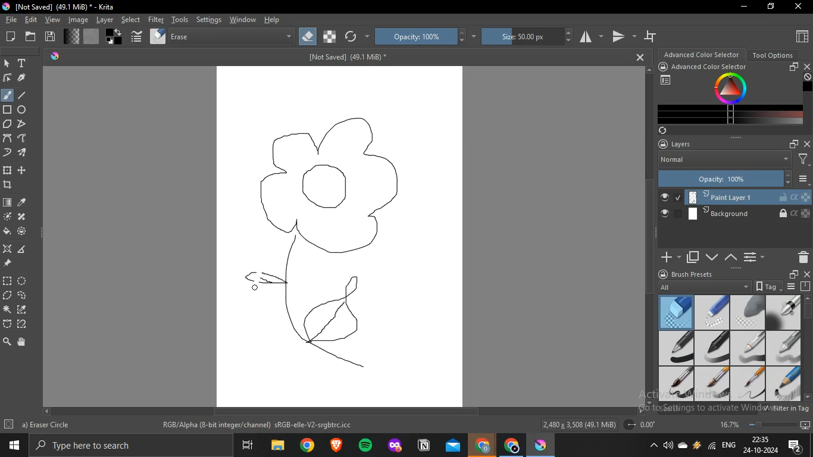 The height and width of the screenshot is (457, 813). Describe the element at coordinates (453, 446) in the screenshot. I see `Application` at that location.